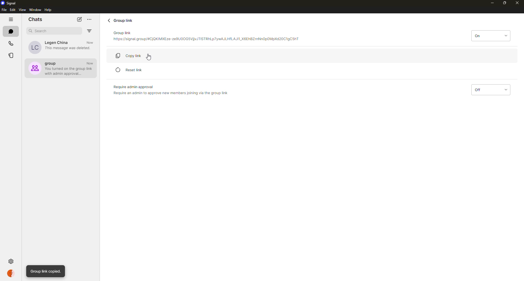  I want to click on reset link, so click(130, 70).